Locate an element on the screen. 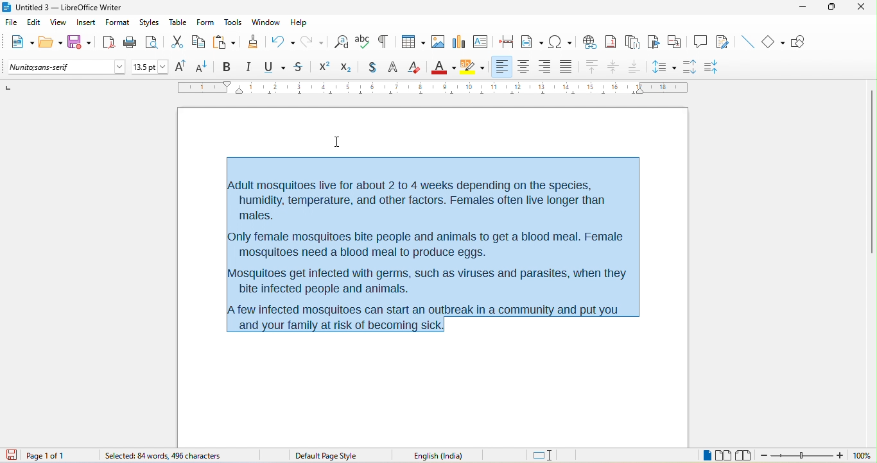 The width and height of the screenshot is (877, 463). default page style is located at coordinates (328, 456).